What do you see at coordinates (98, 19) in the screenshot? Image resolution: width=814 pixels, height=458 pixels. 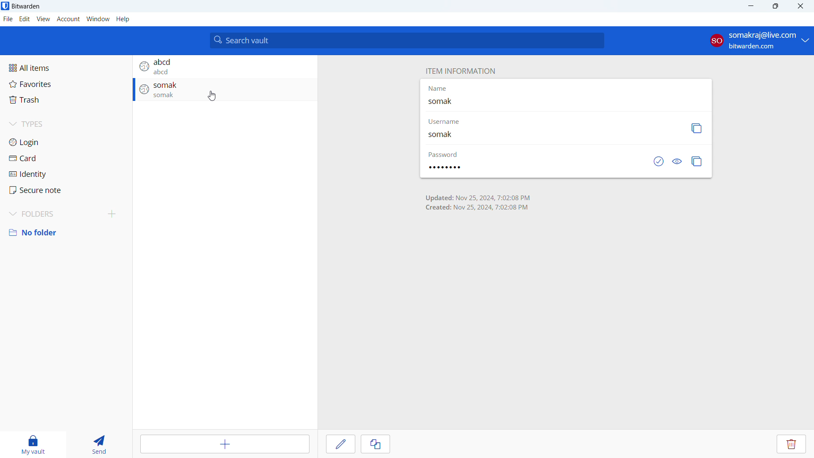 I see `window` at bounding box center [98, 19].